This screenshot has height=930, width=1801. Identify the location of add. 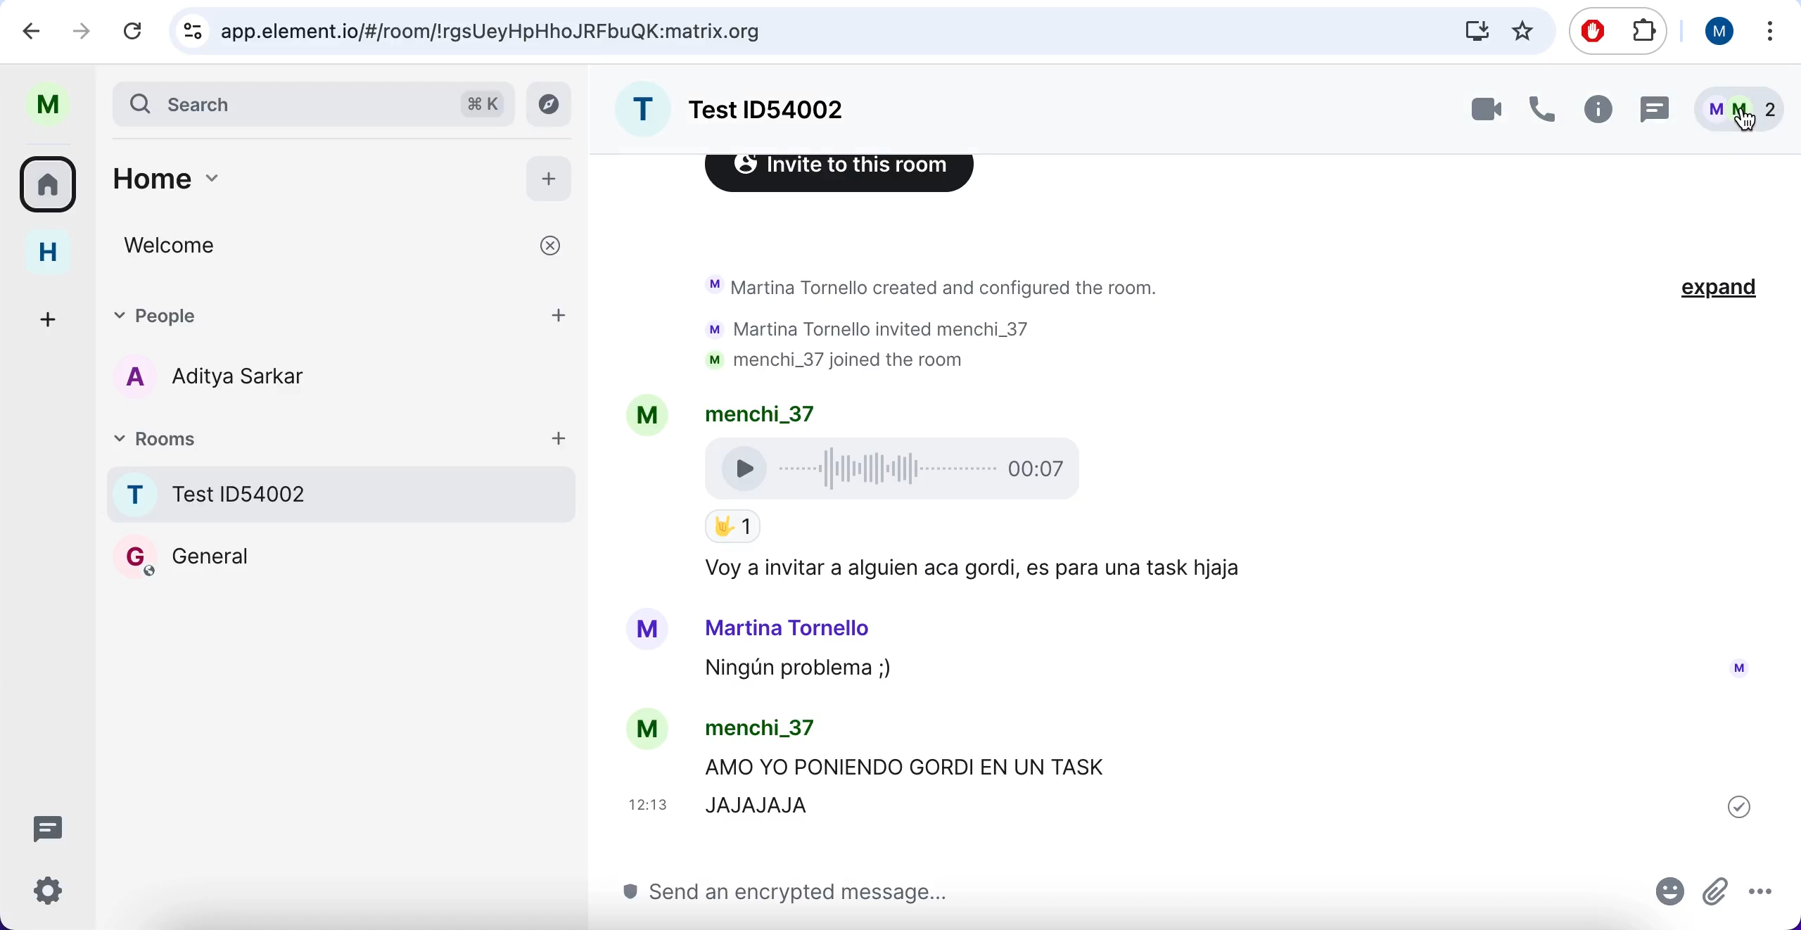
(564, 307).